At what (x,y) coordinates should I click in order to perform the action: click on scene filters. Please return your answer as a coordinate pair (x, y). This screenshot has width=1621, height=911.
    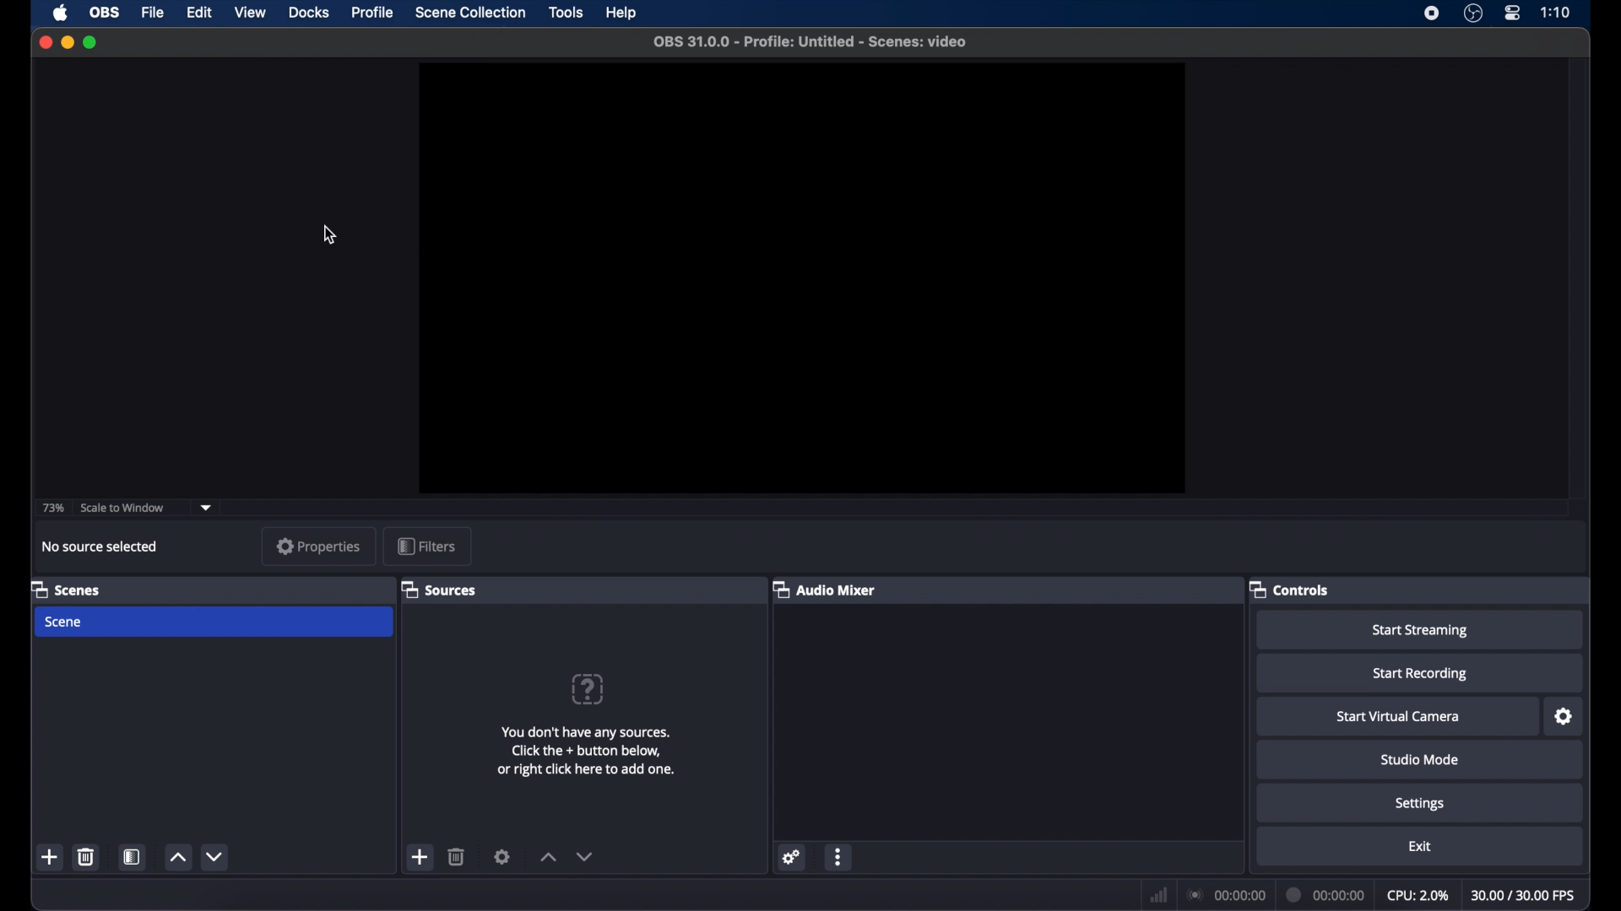
    Looking at the image, I should click on (132, 856).